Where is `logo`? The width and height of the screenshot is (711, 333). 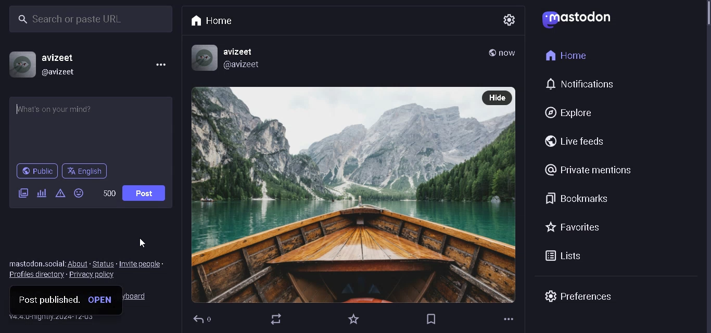 logo is located at coordinates (576, 20).